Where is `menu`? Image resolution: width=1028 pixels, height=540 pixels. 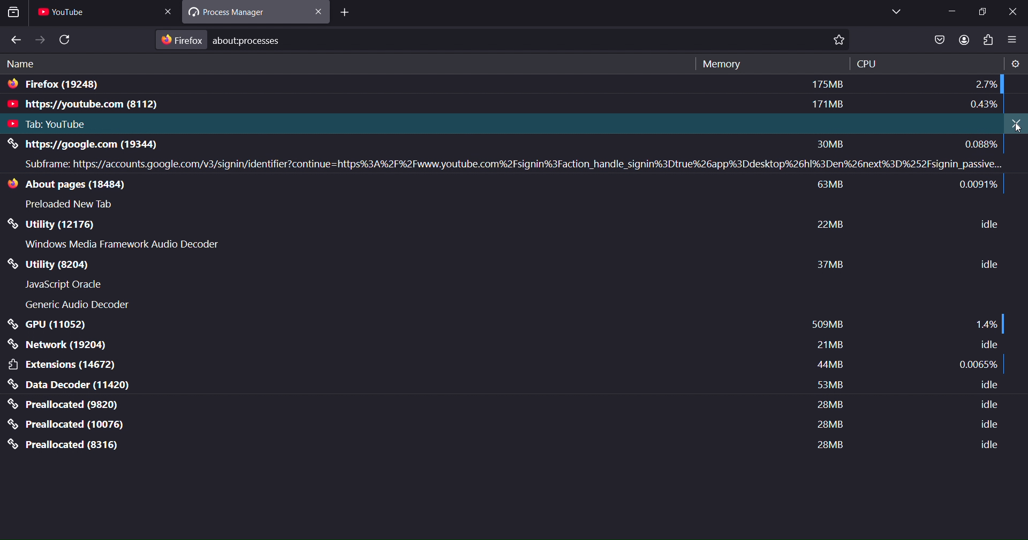
menu is located at coordinates (1012, 41).